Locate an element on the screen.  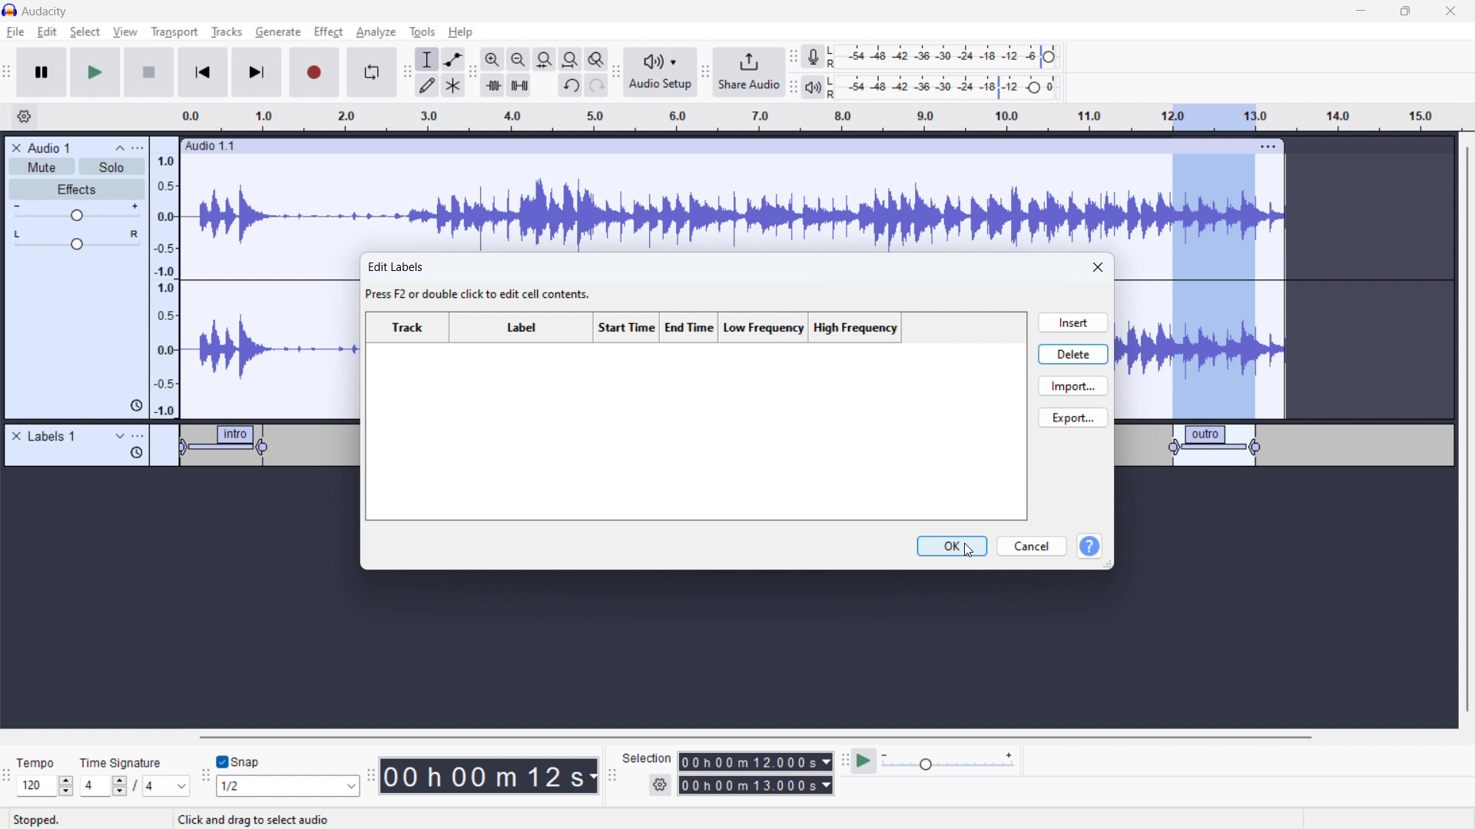
snapping toolbar is located at coordinates (206, 778).